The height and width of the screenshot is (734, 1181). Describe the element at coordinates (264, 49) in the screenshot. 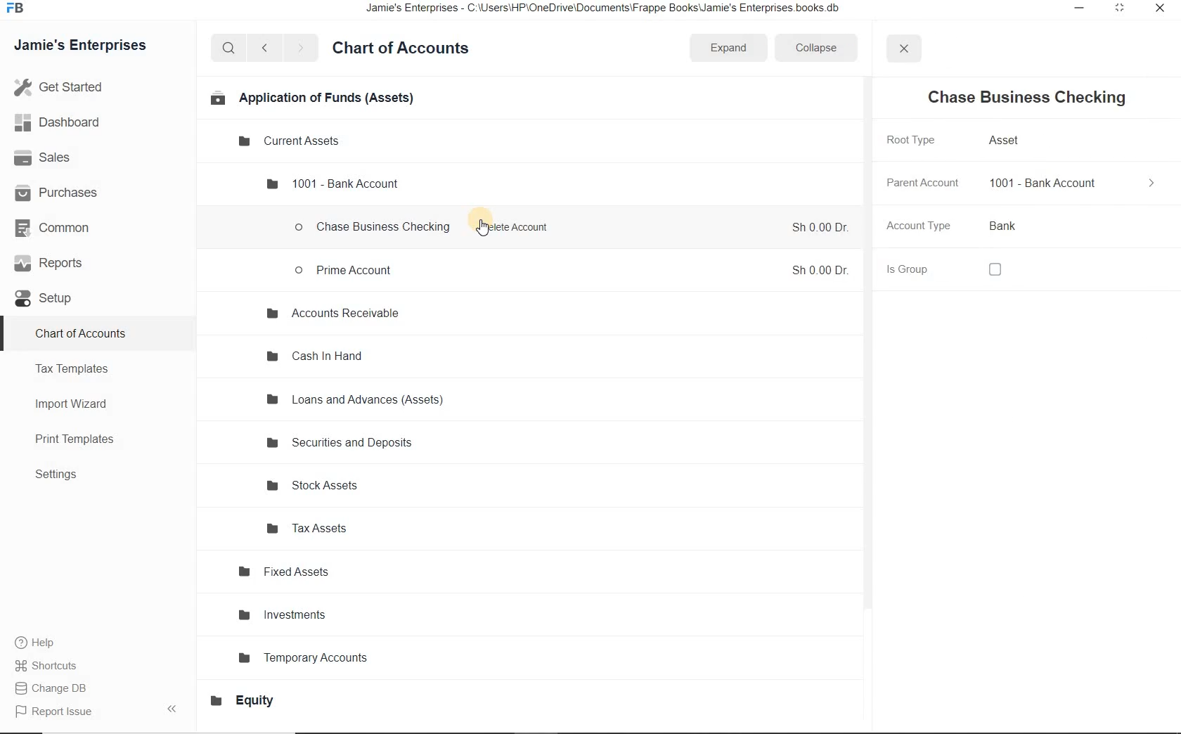

I see `backward` at that location.